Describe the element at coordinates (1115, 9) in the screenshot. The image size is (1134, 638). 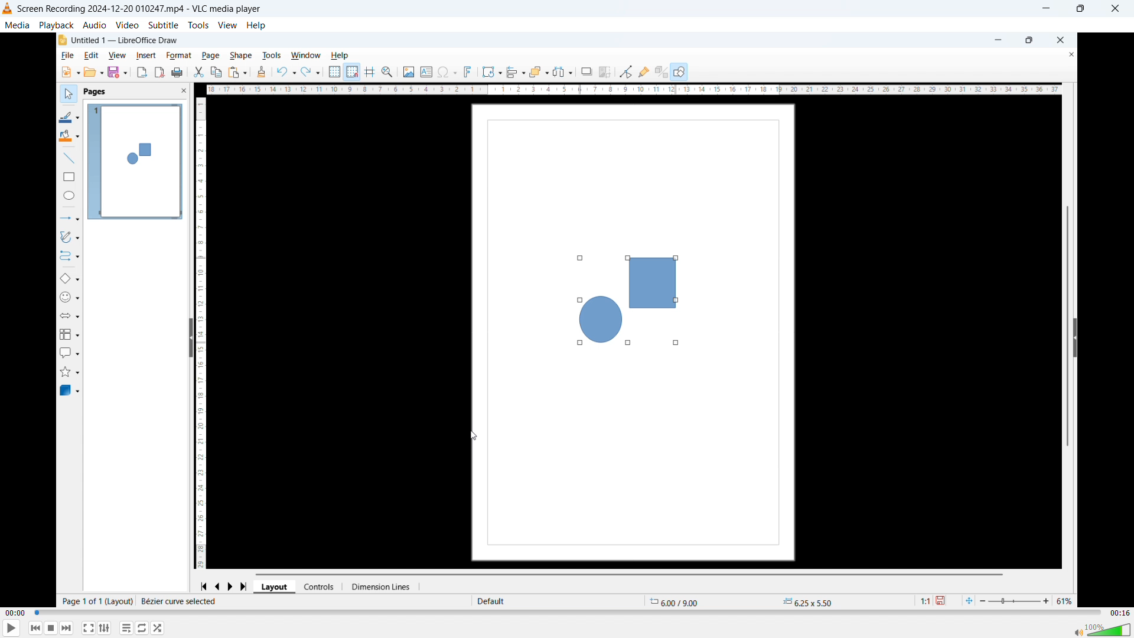
I see `close ` at that location.